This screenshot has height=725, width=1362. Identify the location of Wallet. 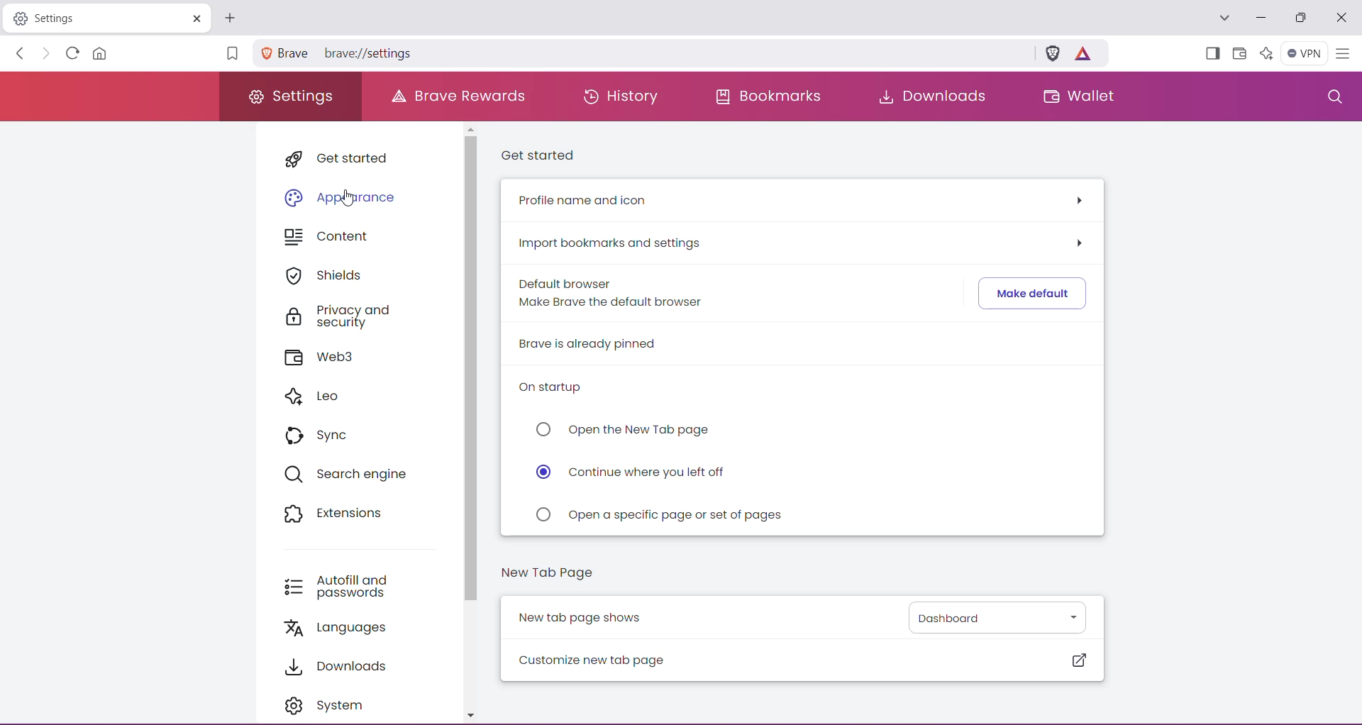
(1239, 54).